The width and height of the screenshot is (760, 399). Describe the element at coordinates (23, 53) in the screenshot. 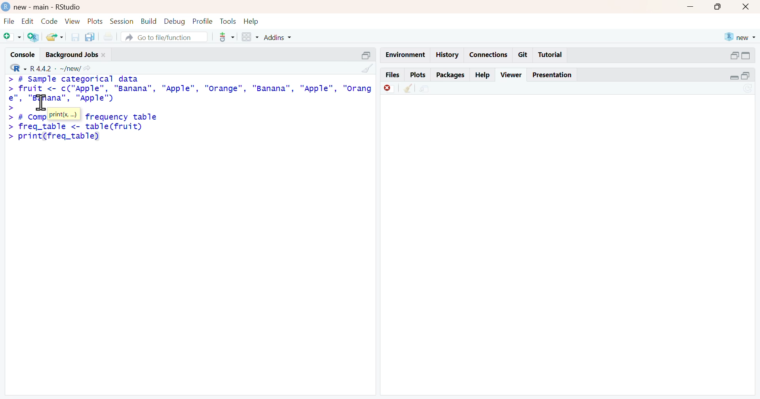

I see `console` at that location.